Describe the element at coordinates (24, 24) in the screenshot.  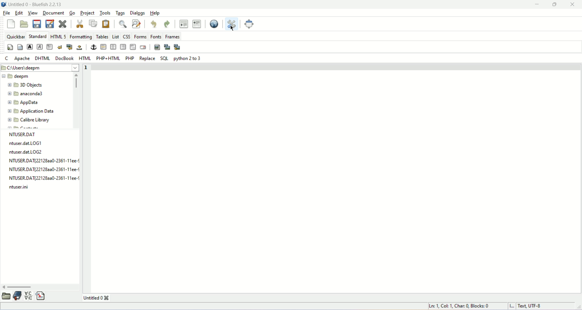
I see `open` at that location.